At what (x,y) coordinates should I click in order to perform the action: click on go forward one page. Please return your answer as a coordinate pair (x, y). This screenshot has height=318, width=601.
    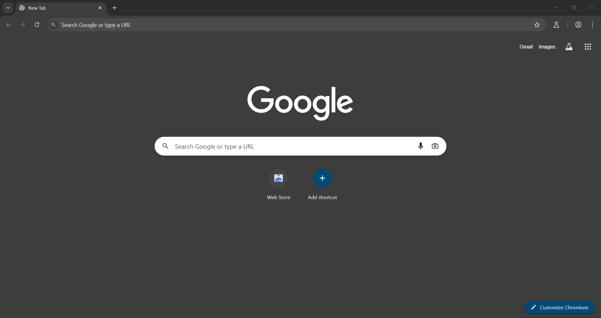
    Looking at the image, I should click on (24, 25).